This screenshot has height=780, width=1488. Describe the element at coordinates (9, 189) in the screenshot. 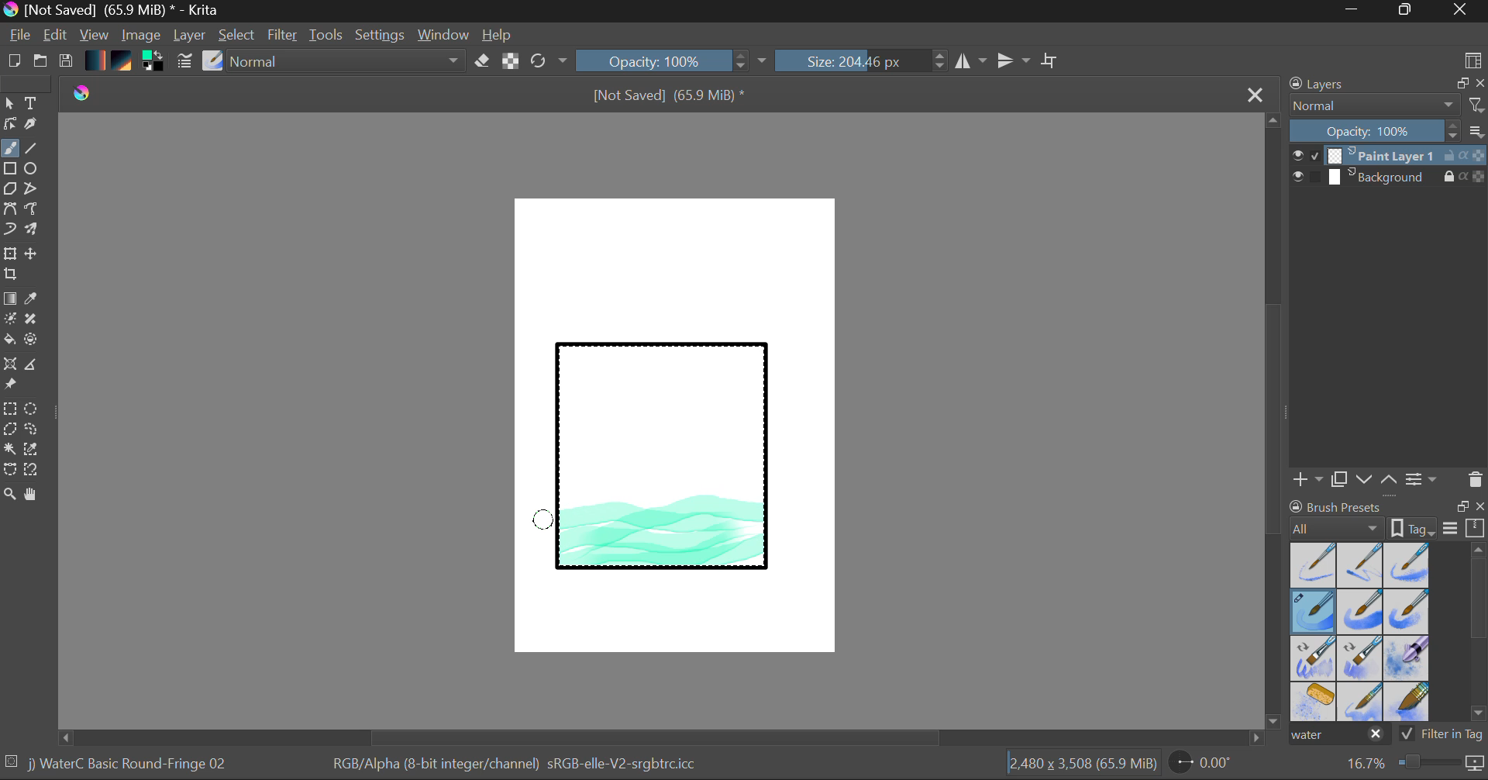

I see `Polygon` at that location.